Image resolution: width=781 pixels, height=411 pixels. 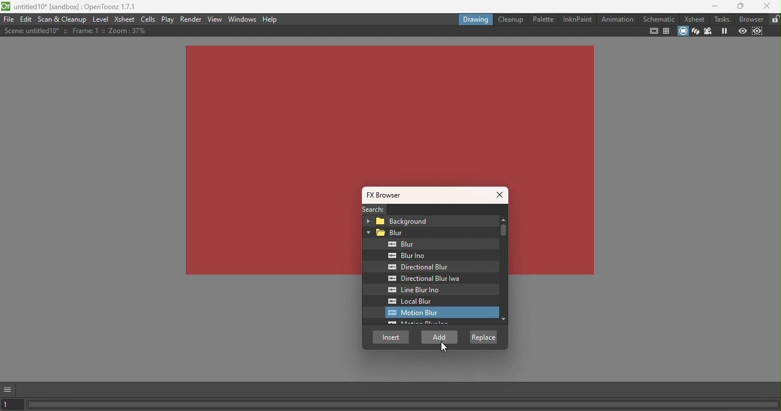 I want to click on InknPaint, so click(x=577, y=19).